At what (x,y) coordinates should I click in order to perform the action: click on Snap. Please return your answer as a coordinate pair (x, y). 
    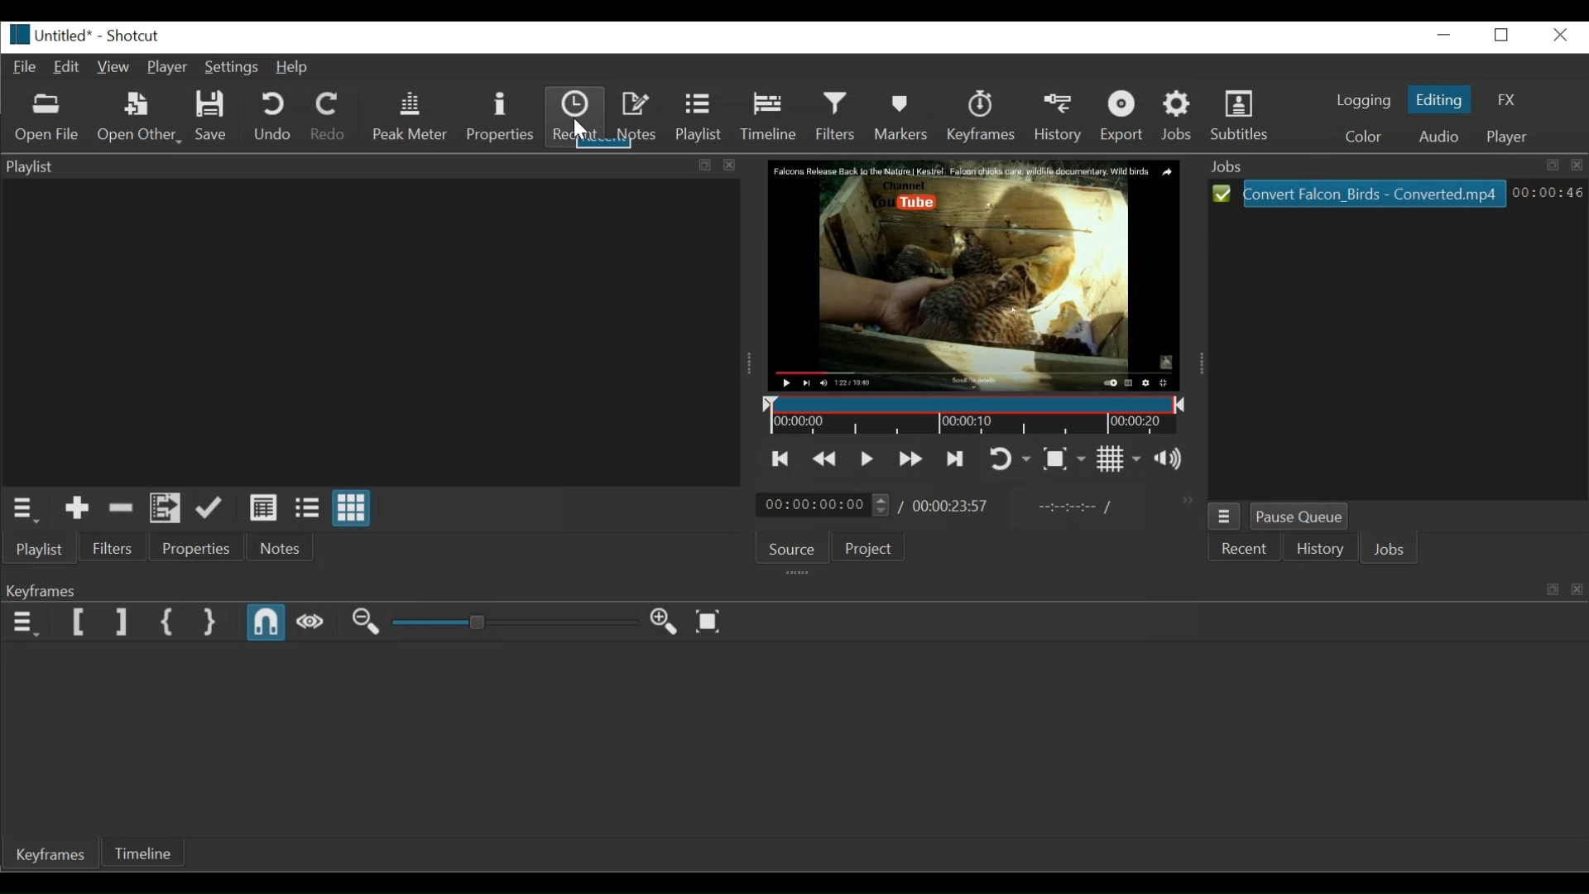
    Looking at the image, I should click on (266, 621).